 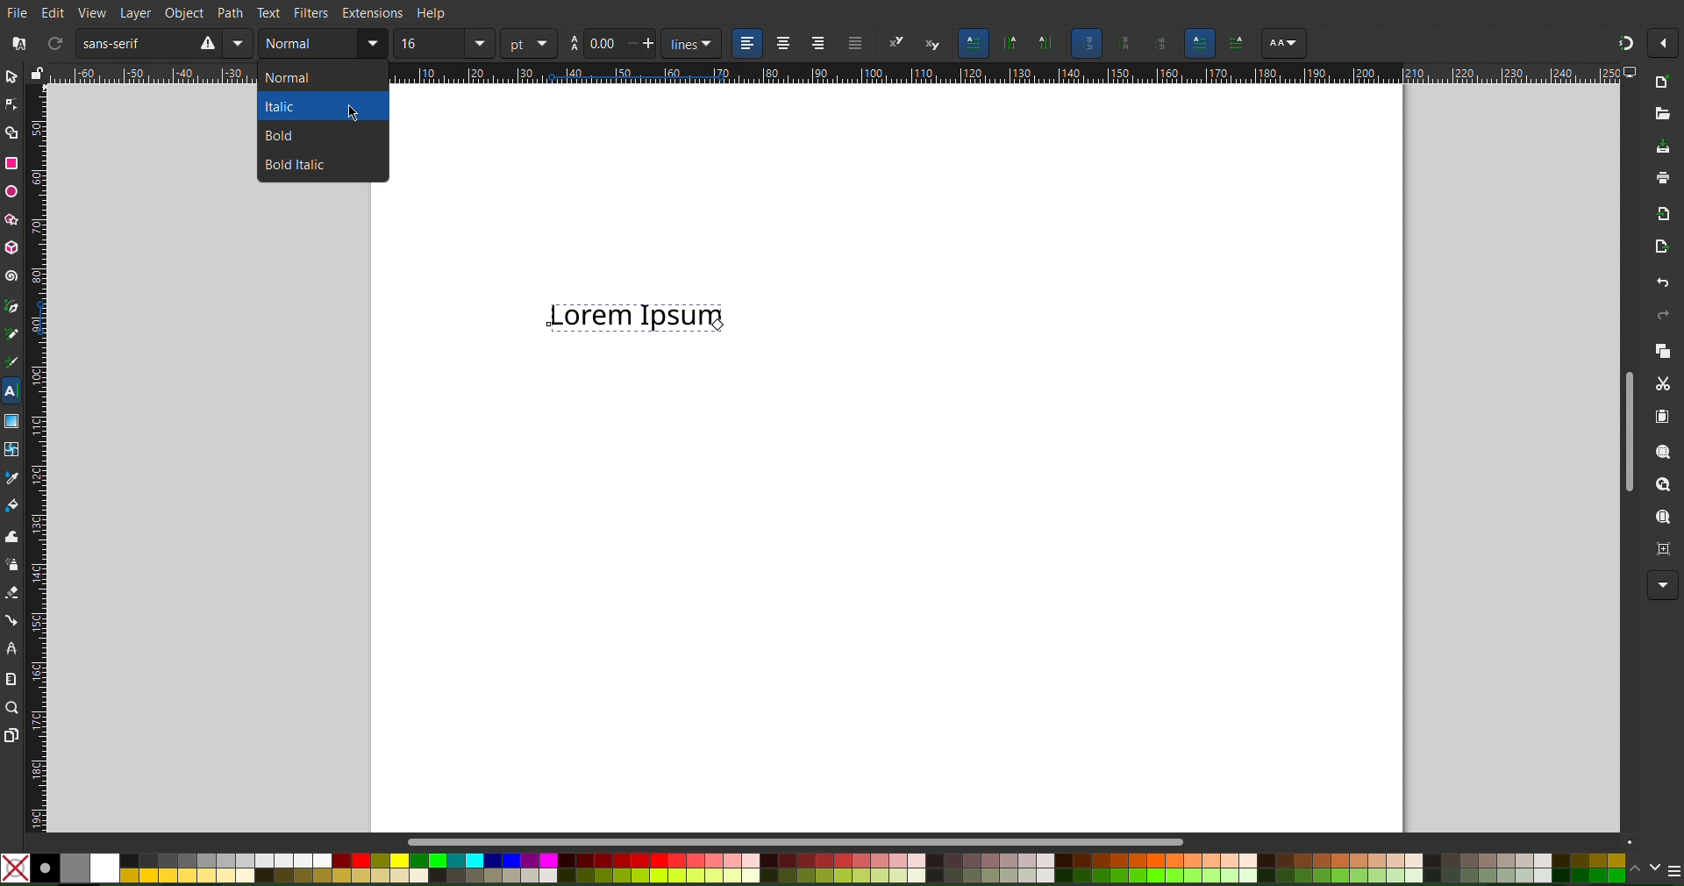 What do you see at coordinates (1661, 146) in the screenshot?
I see `Save` at bounding box center [1661, 146].